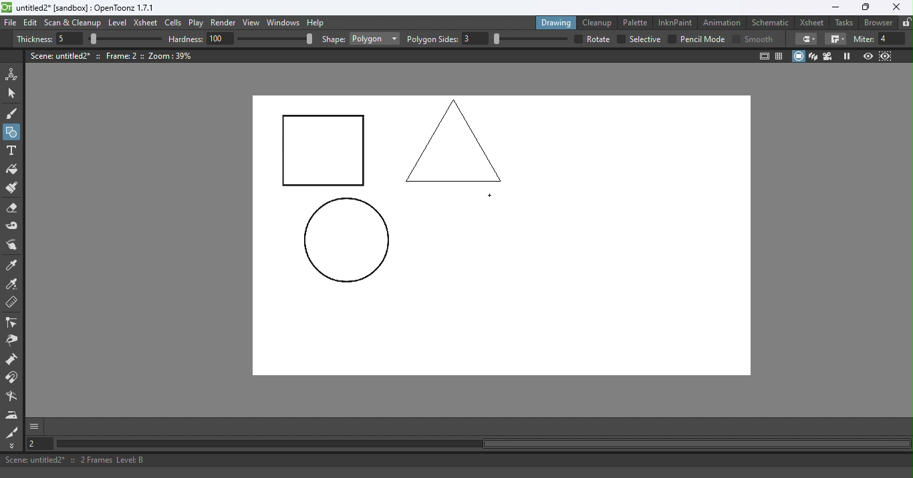 This screenshot has width=913, height=478. Describe the element at coordinates (374, 39) in the screenshot. I see `Rectangle ` at that location.